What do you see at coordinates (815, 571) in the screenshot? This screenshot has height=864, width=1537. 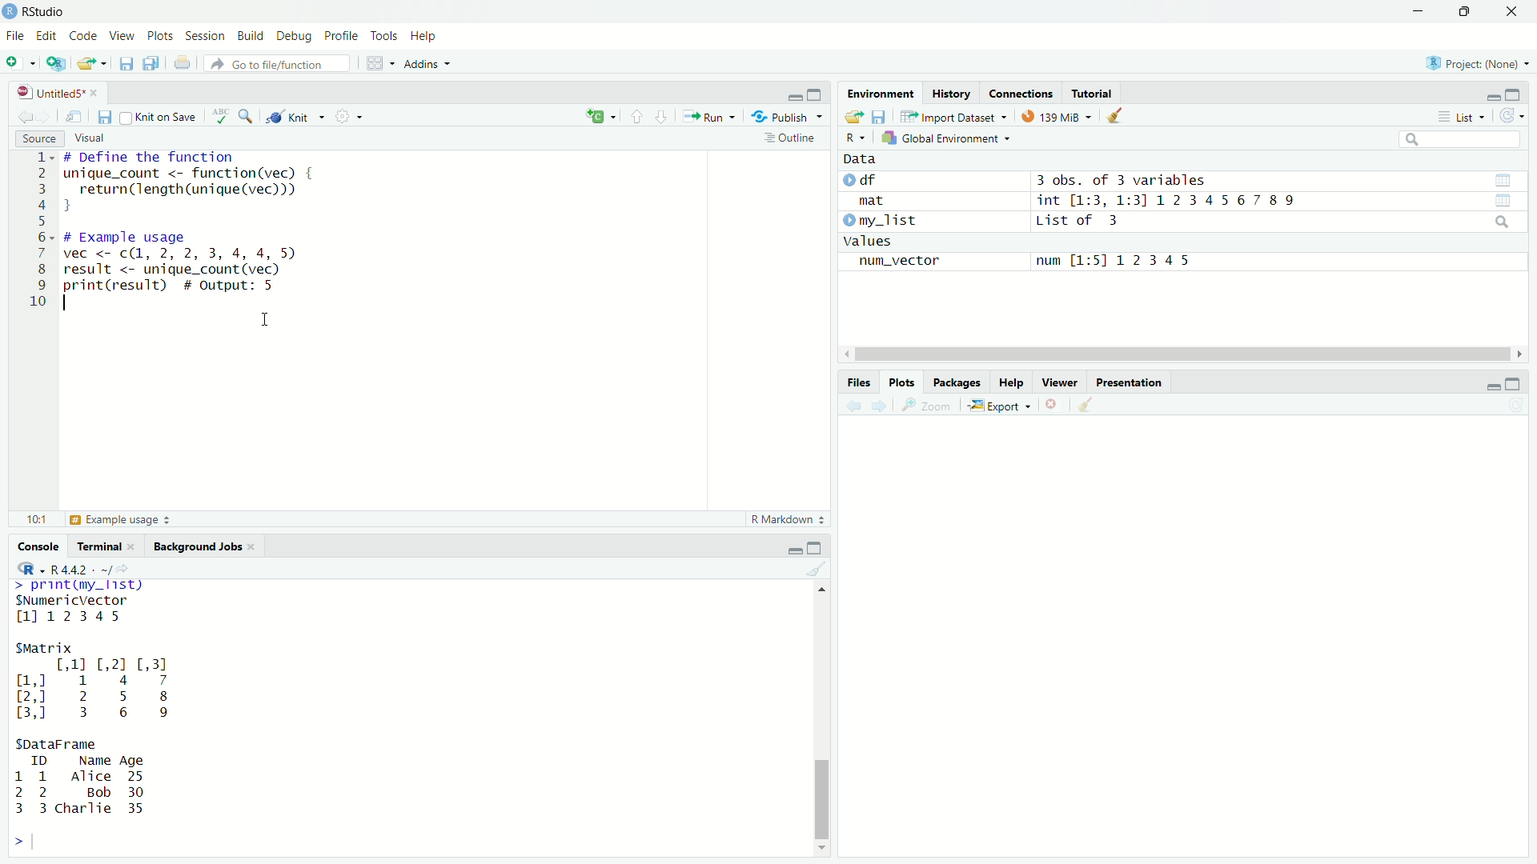 I see `clear console` at bounding box center [815, 571].